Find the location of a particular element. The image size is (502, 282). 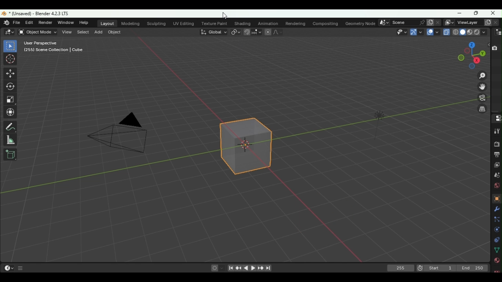

Play animation is located at coordinates (253, 268).